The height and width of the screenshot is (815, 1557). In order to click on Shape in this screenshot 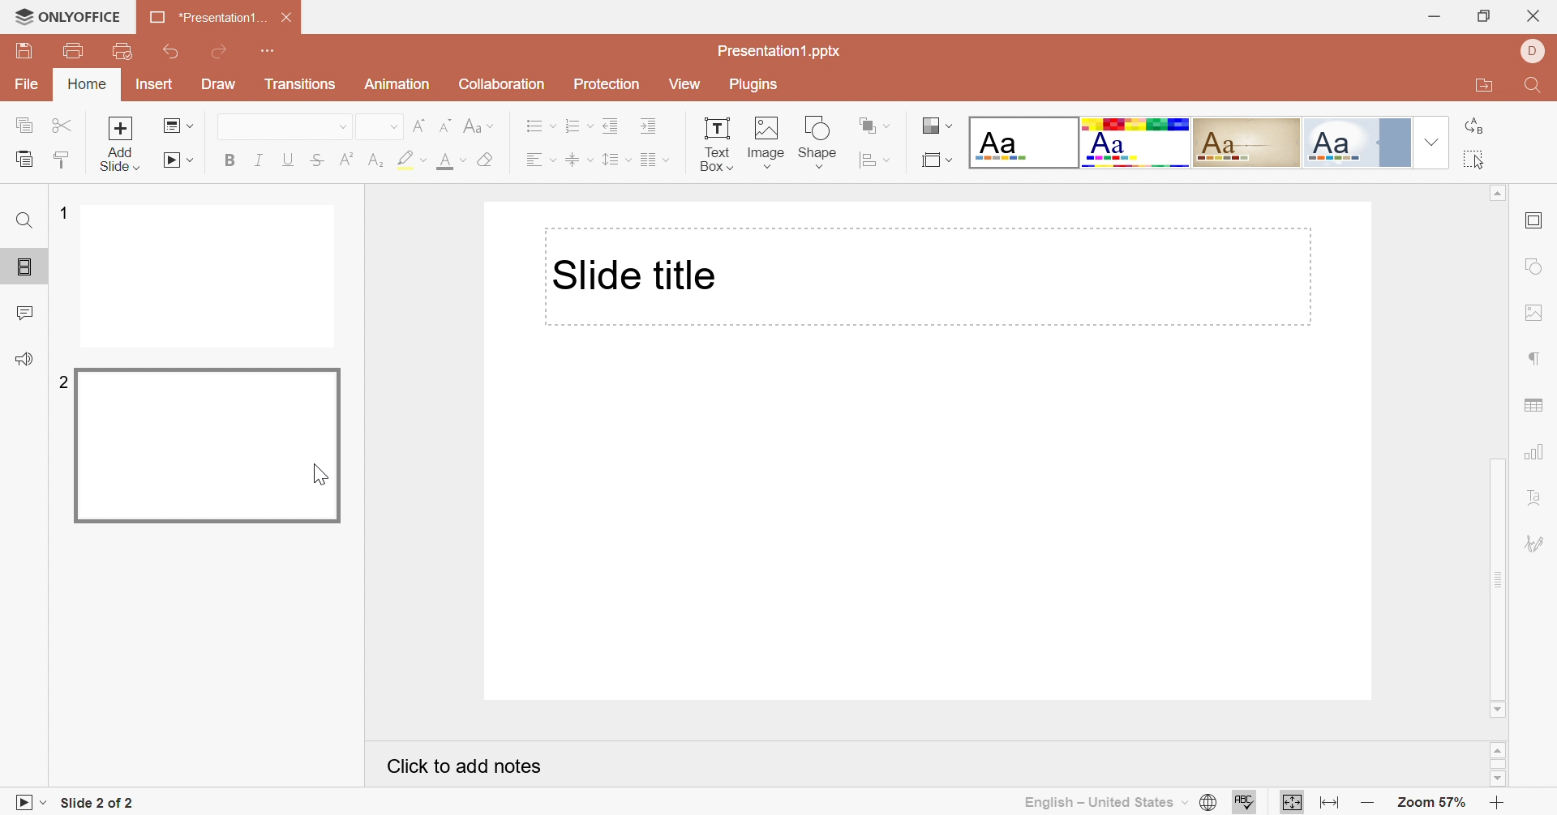, I will do `click(816, 141)`.